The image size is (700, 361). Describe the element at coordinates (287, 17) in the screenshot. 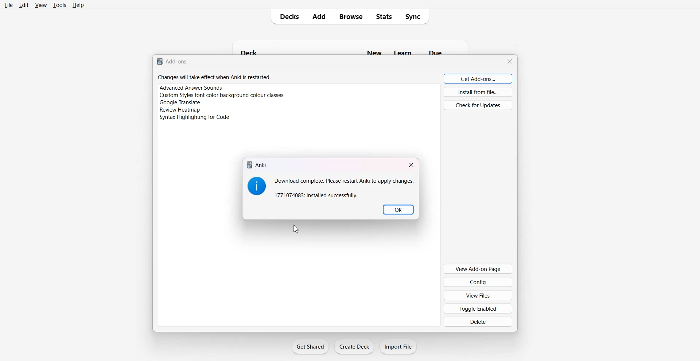

I see `Decks` at that location.